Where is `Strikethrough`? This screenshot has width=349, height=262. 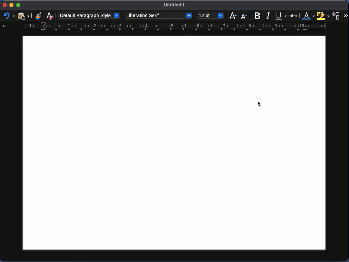
Strikethrough is located at coordinates (294, 15).